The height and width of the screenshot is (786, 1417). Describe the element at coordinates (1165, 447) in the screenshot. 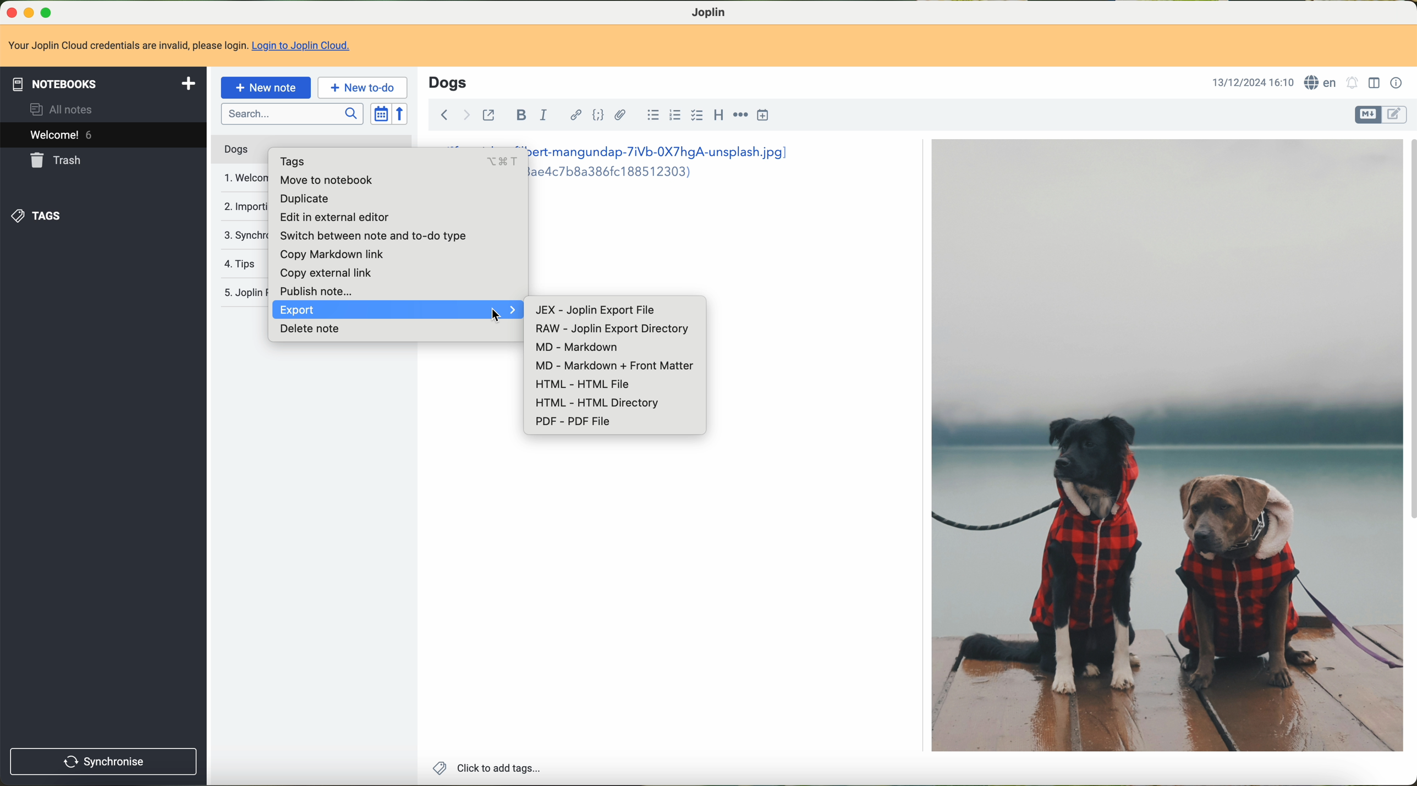

I see `dogs image` at that location.